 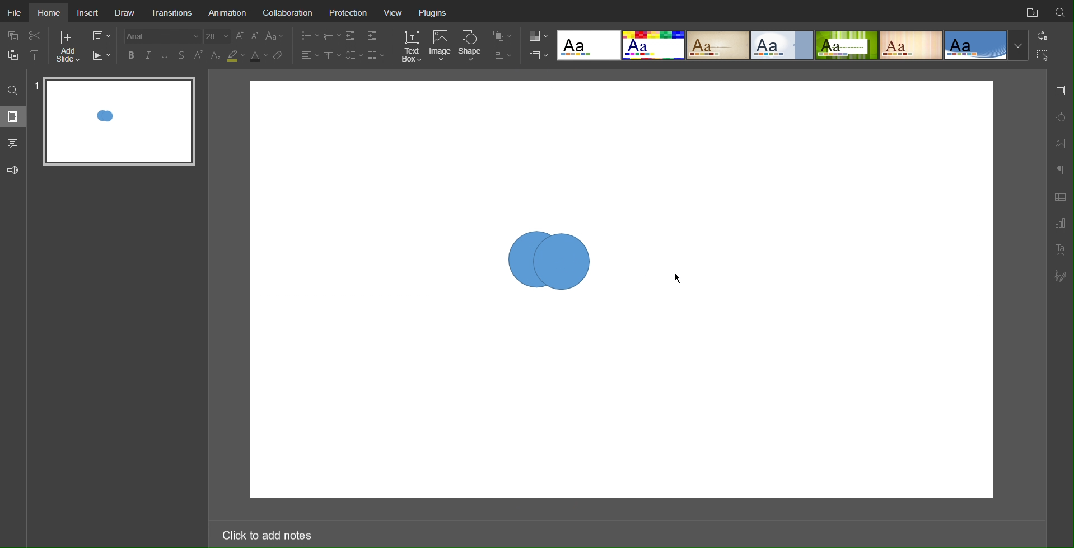 What do you see at coordinates (36, 83) in the screenshot?
I see `slide number` at bounding box center [36, 83].